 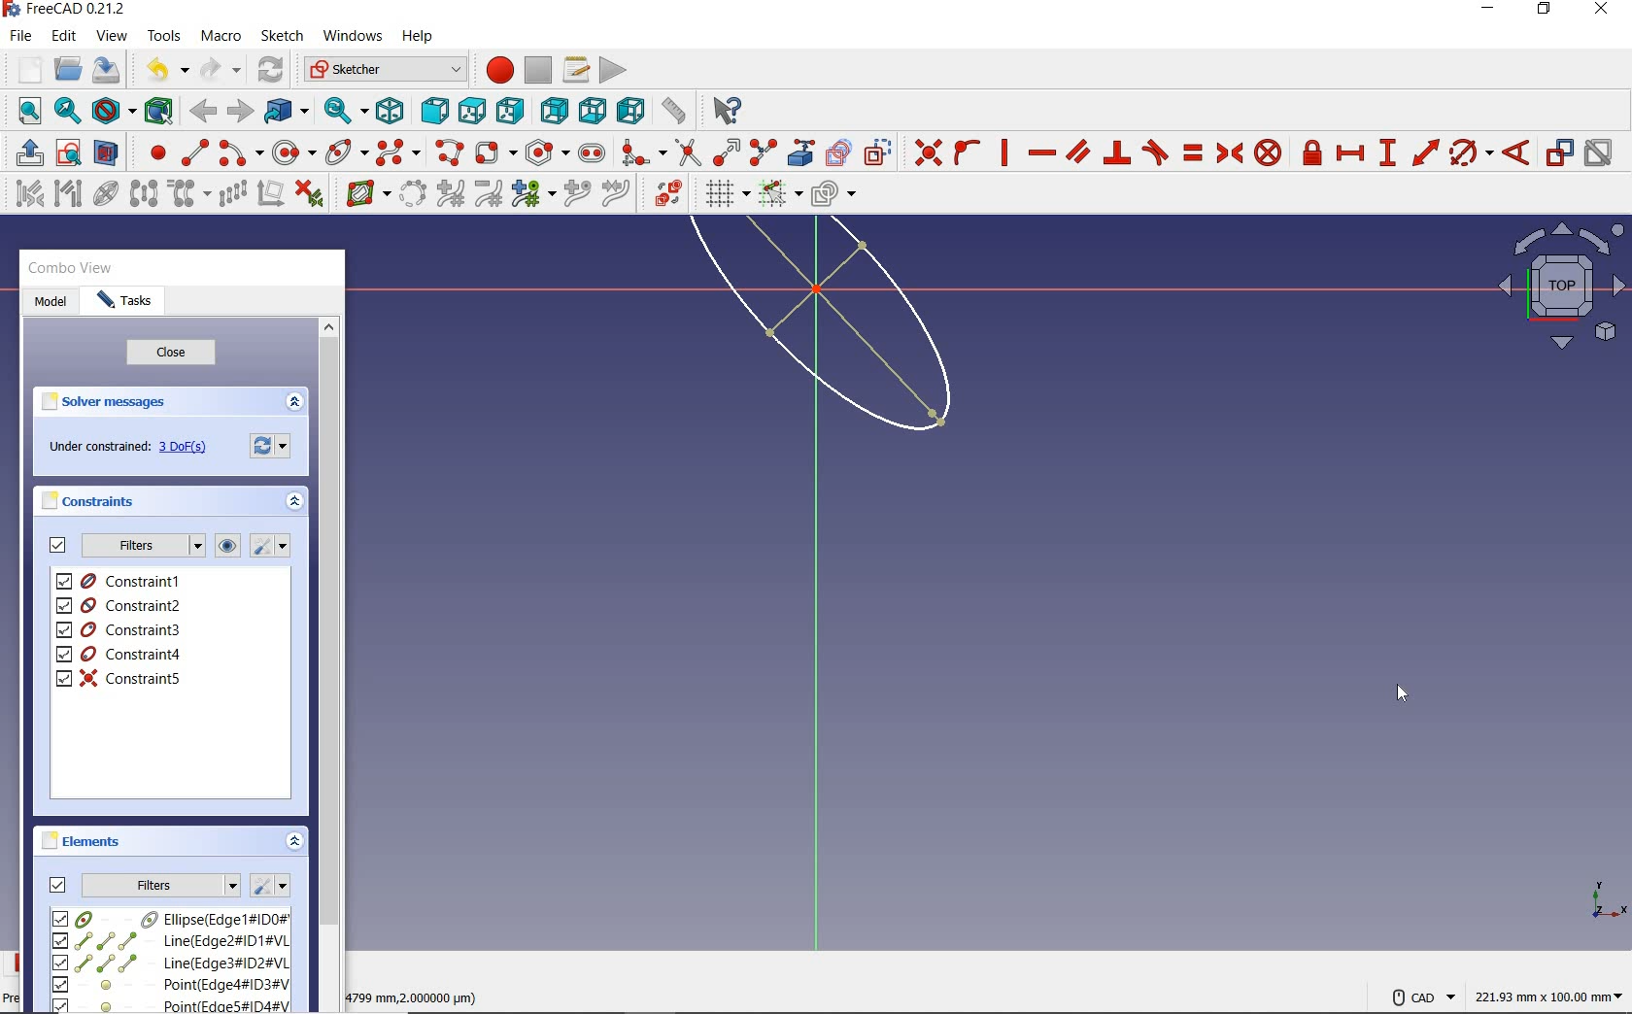 I want to click on help, so click(x=417, y=37).